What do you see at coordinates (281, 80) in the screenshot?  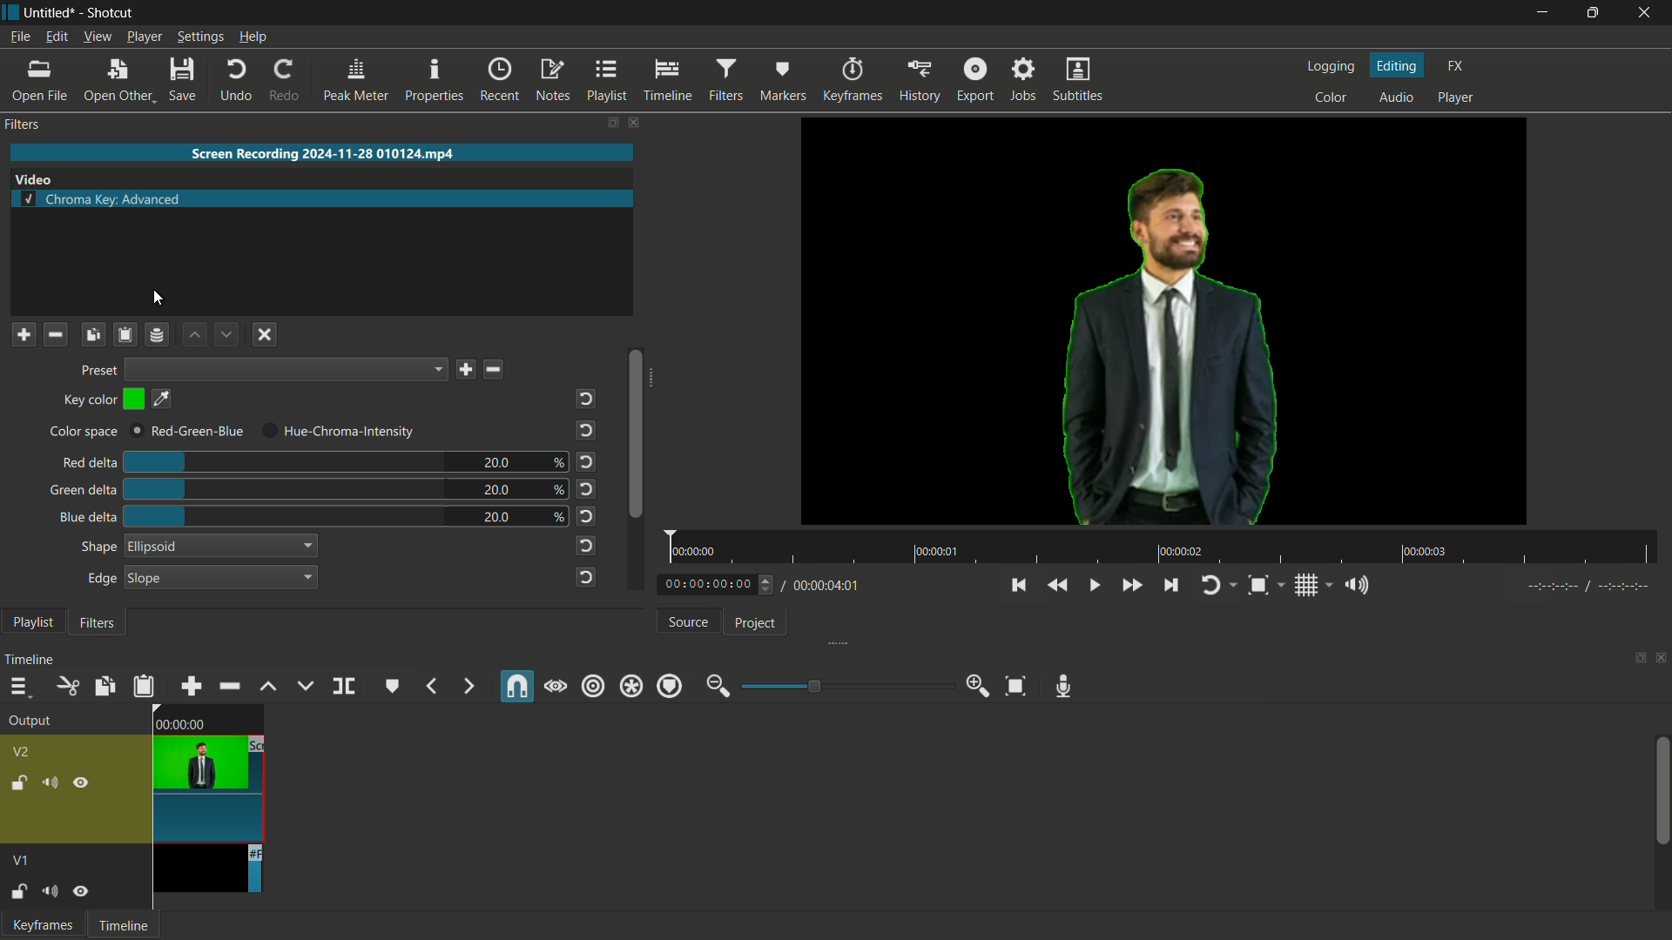 I see `redo` at bounding box center [281, 80].